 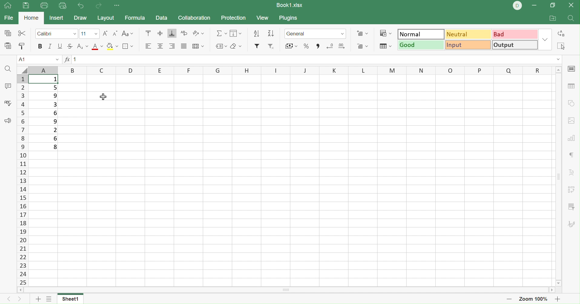 What do you see at coordinates (468, 45) in the screenshot?
I see `Input` at bounding box center [468, 45].